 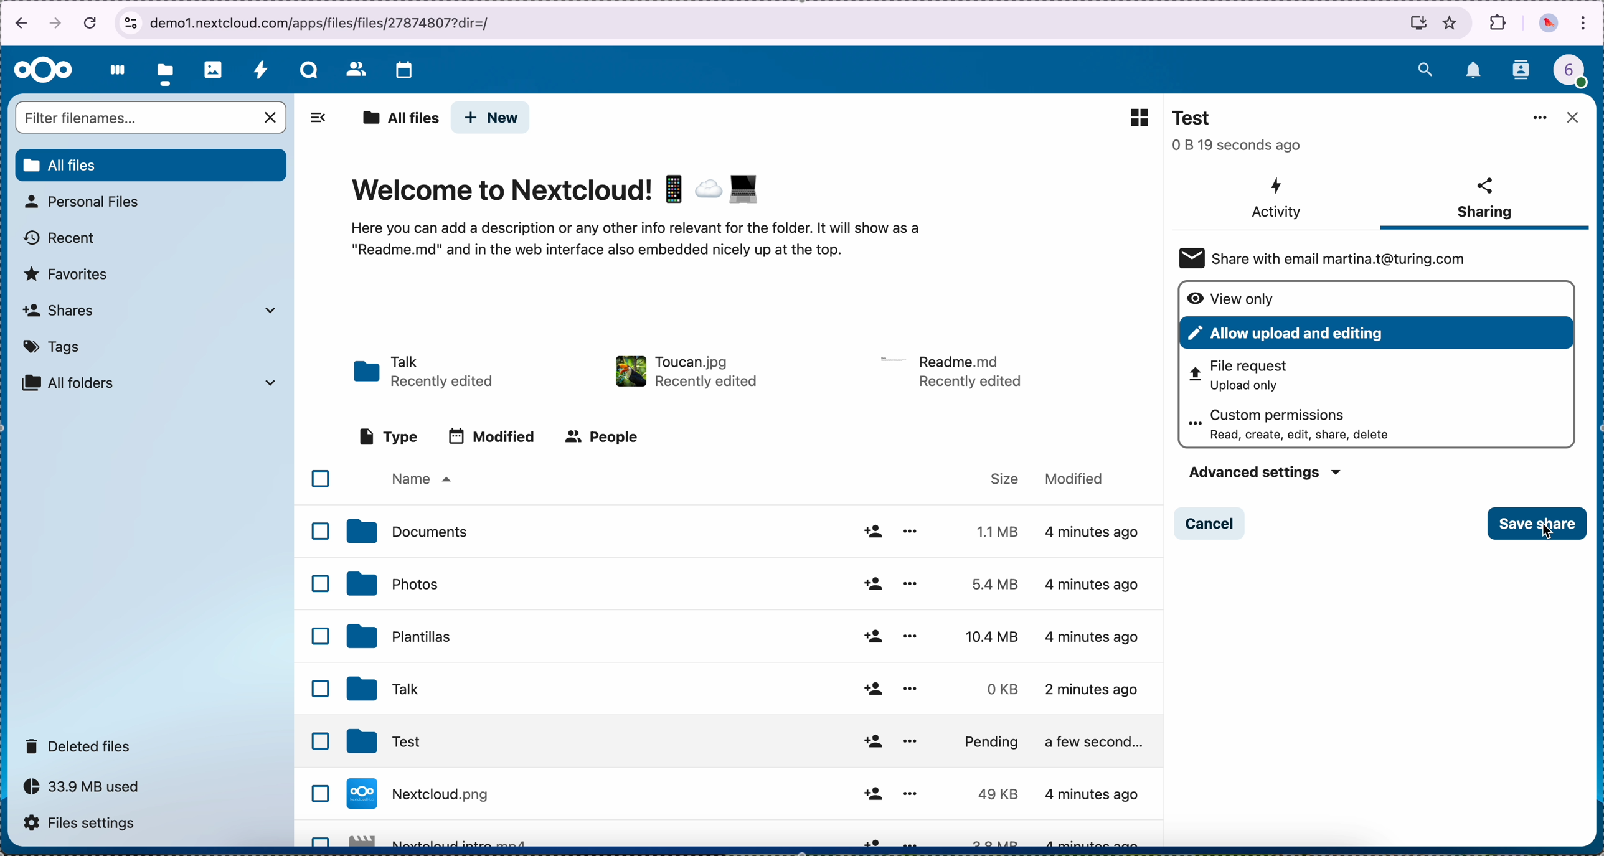 What do you see at coordinates (1484, 201) in the screenshot?
I see `sharing` at bounding box center [1484, 201].